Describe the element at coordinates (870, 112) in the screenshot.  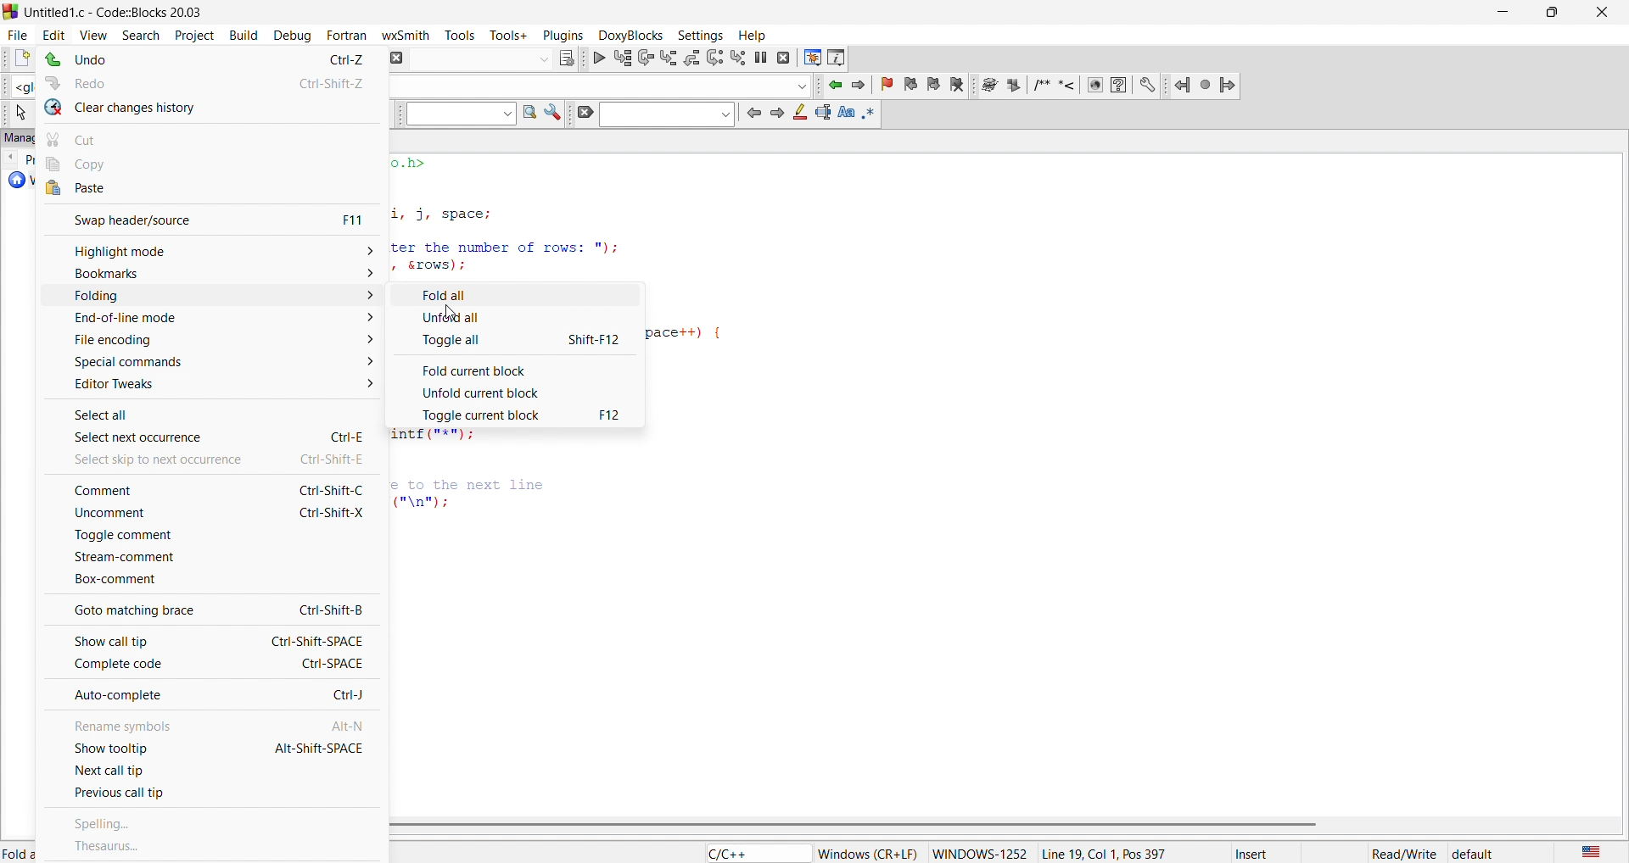
I see `use regex` at that location.